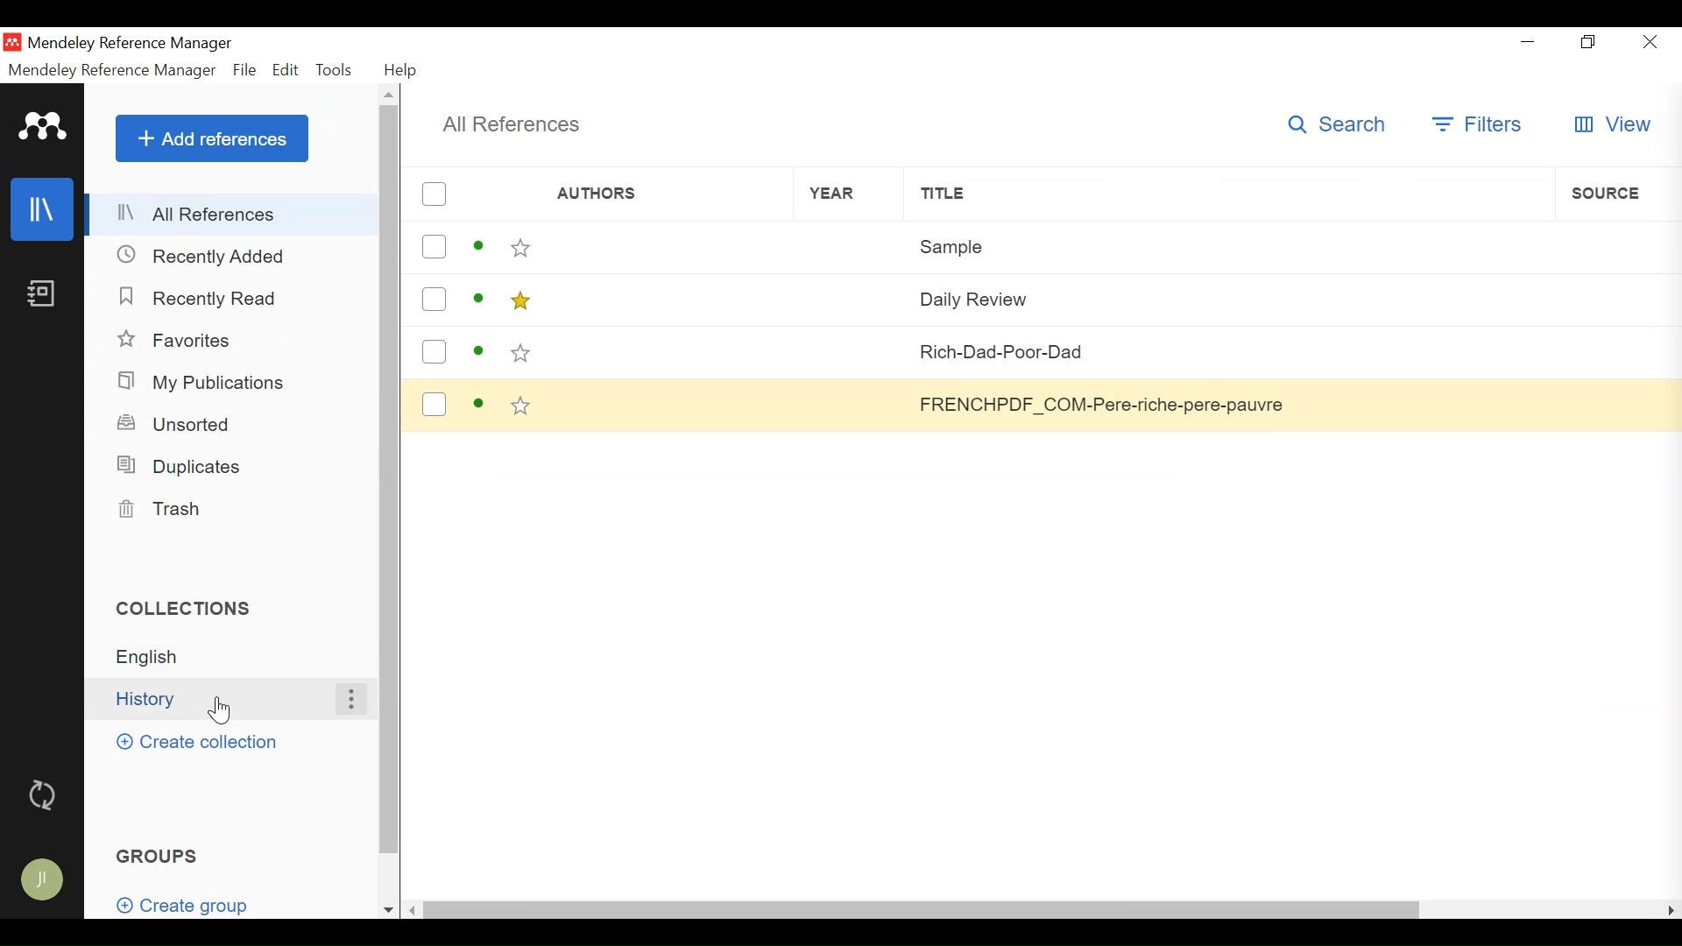 Image resolution: width=1682 pixels, height=946 pixels. Describe the element at coordinates (245, 70) in the screenshot. I see `File` at that location.